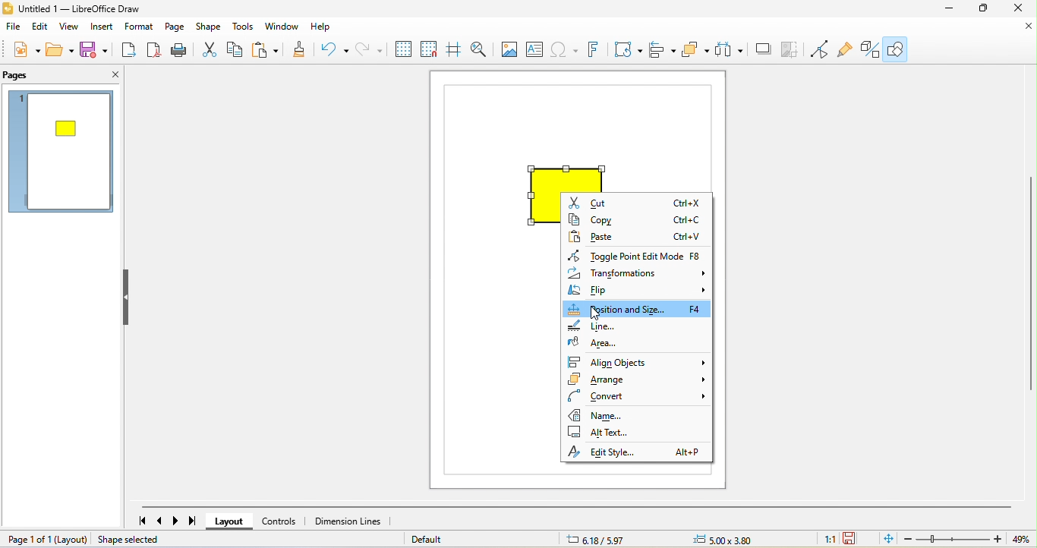  Describe the element at coordinates (944, 9) in the screenshot. I see `minimize` at that location.